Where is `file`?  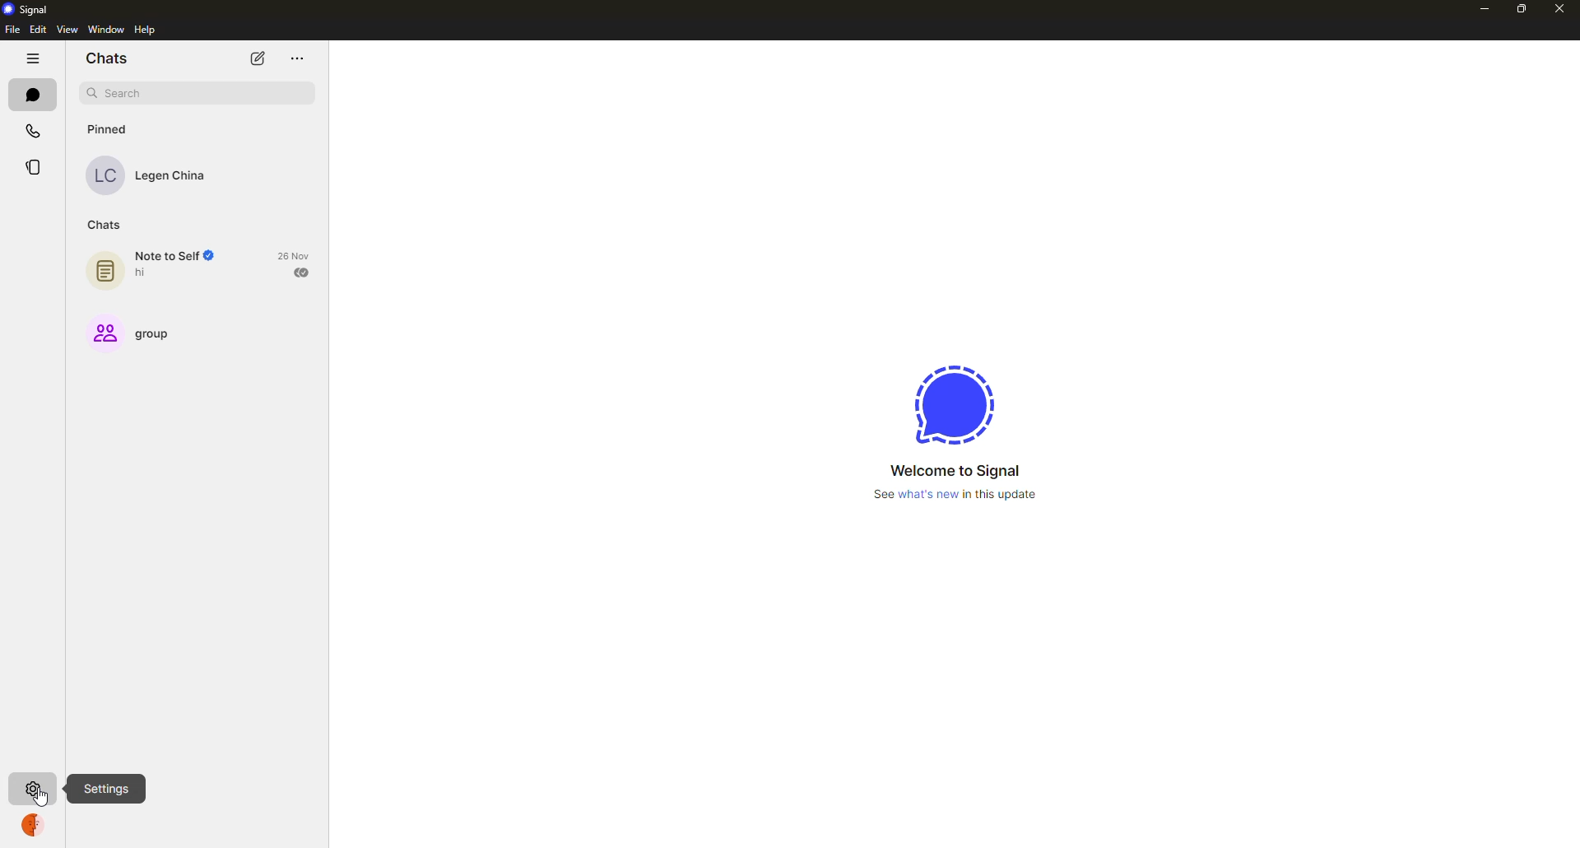 file is located at coordinates (12, 30).